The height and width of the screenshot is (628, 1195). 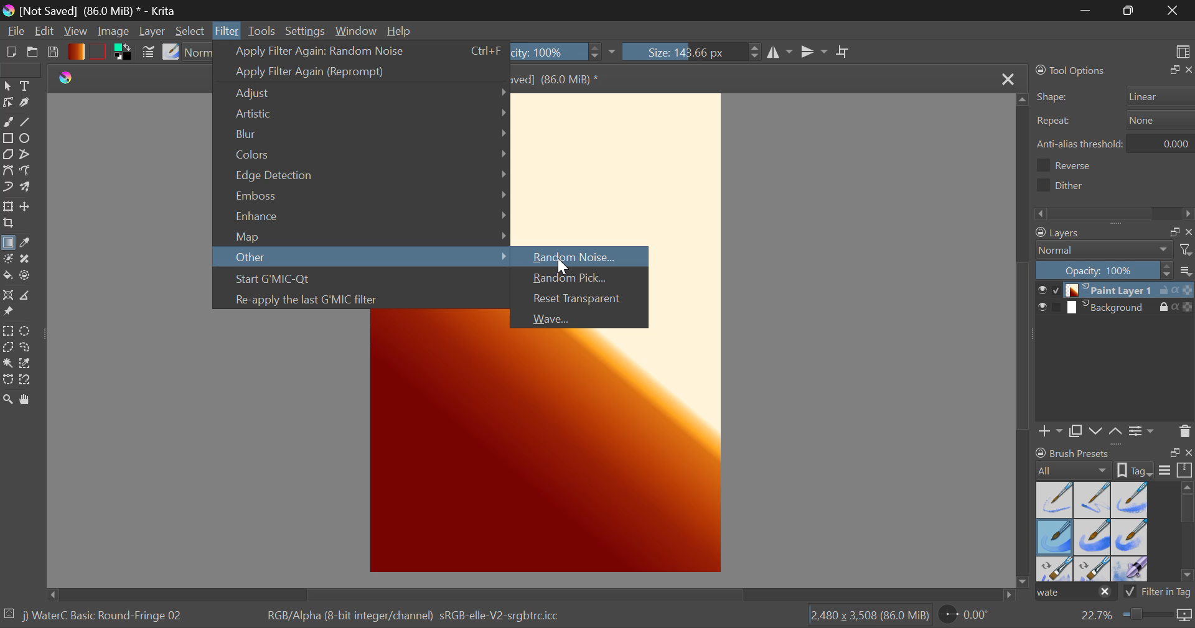 I want to click on anti-alias threshold , so click(x=1165, y=142).